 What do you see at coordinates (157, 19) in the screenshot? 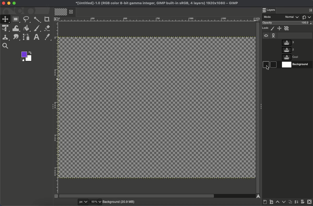
I see `Ruler` at bounding box center [157, 19].